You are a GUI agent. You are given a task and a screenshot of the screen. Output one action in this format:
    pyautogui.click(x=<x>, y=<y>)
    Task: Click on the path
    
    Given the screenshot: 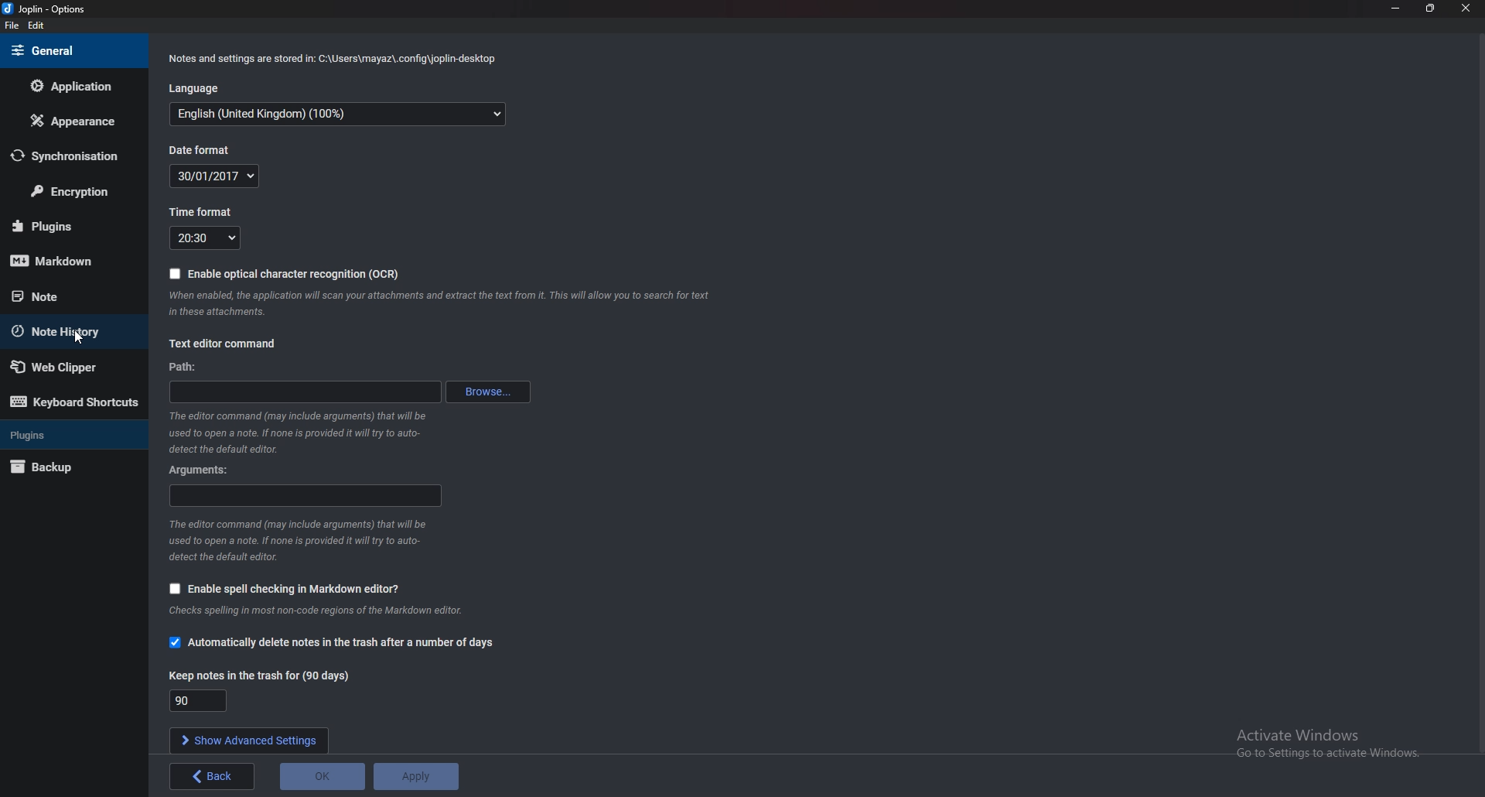 What is the action you would take?
    pyautogui.click(x=185, y=368)
    